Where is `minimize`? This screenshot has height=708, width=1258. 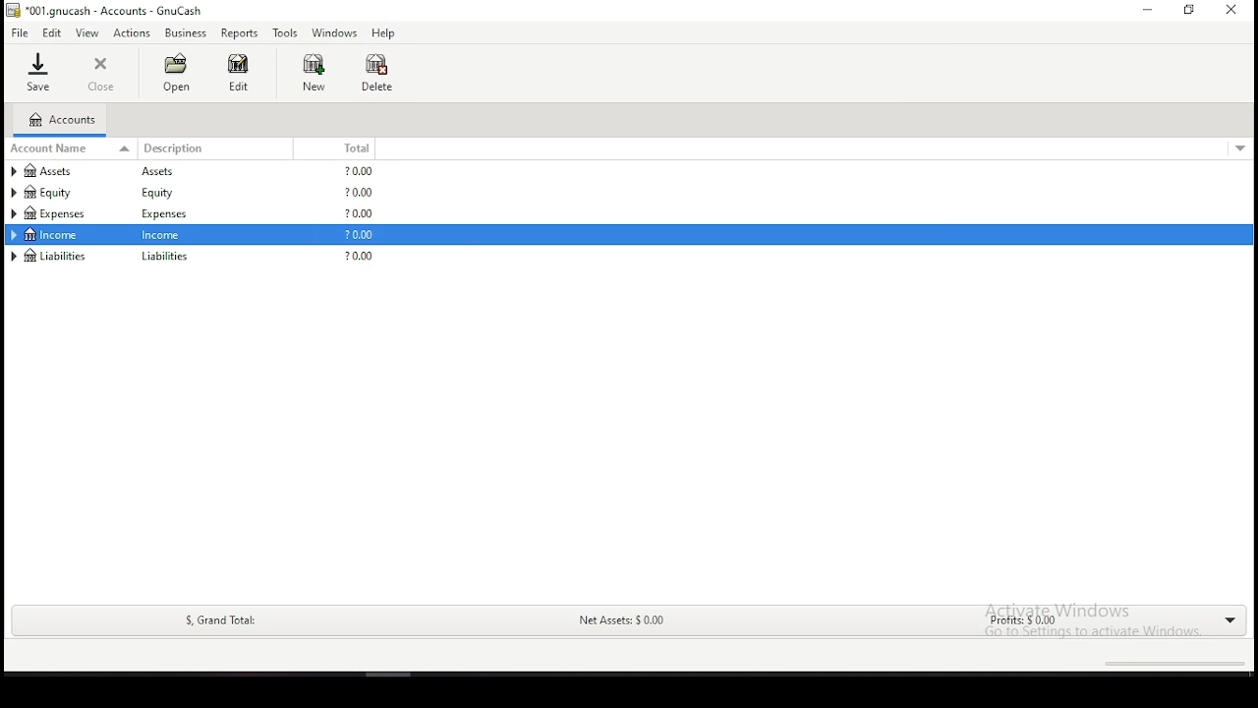
minimize is located at coordinates (1145, 10).